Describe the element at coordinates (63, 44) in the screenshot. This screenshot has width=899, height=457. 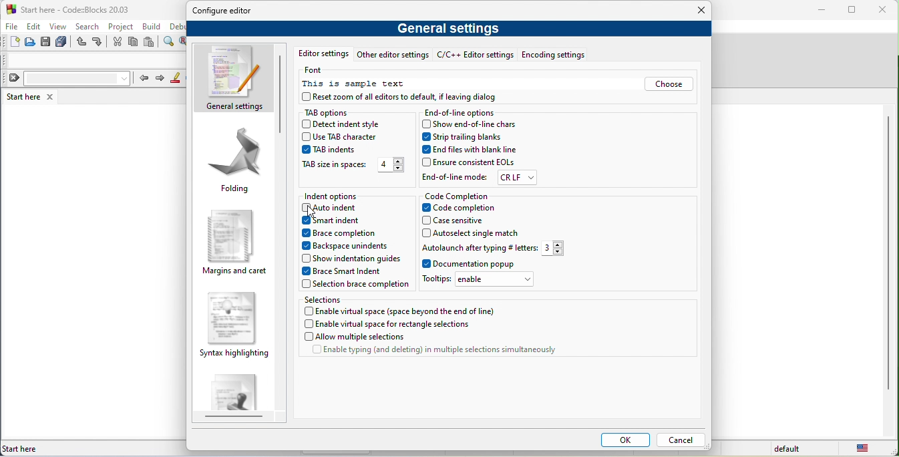
I see `save everything` at that location.